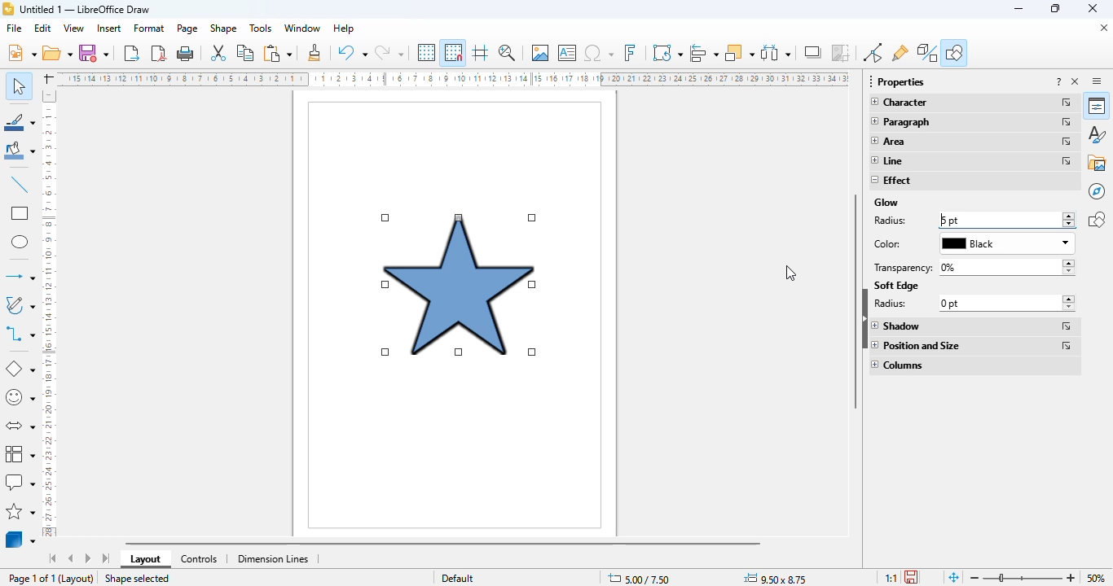 This screenshot has height=586, width=1113. Describe the element at coordinates (20, 335) in the screenshot. I see `connector` at that location.